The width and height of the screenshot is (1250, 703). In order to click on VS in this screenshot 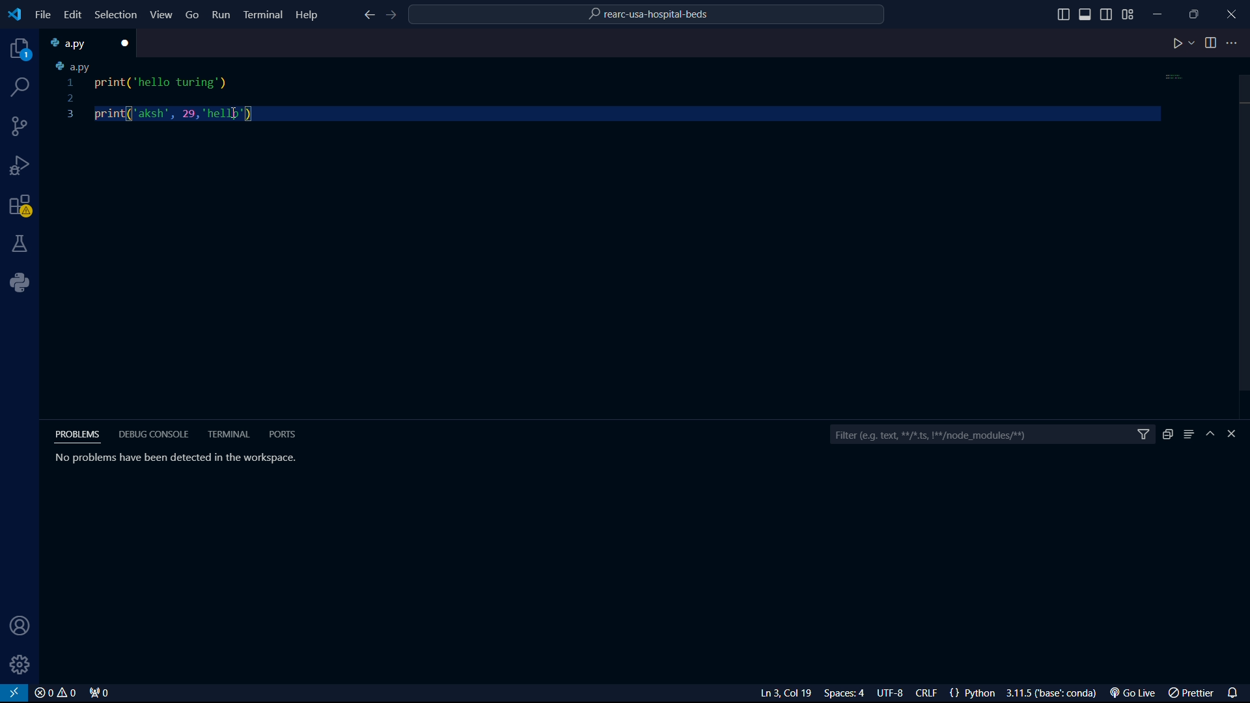, I will do `click(14, 693)`.